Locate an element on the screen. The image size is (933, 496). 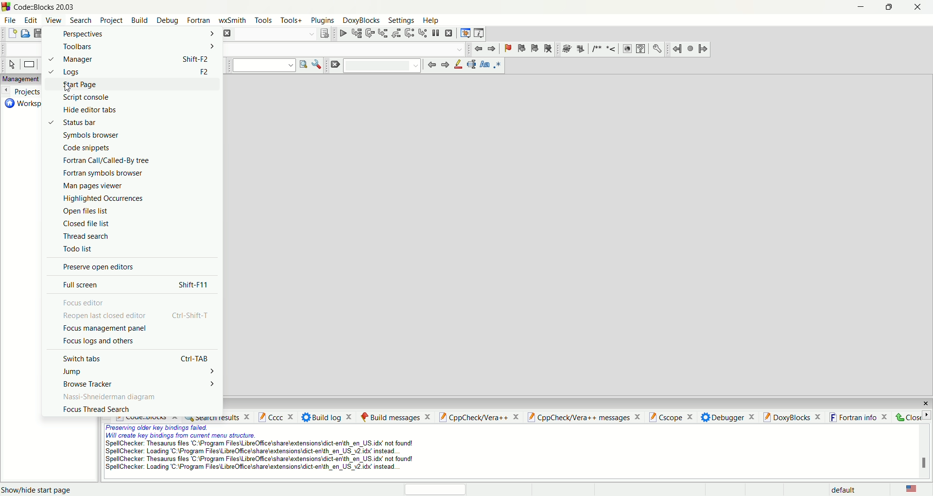
tools is located at coordinates (263, 20).